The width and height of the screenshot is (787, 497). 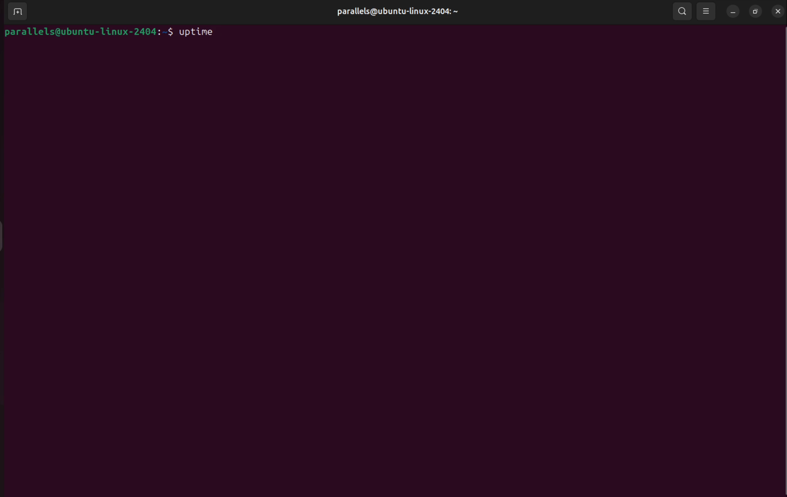 I want to click on parallels@ubuntu-linux-2404:-$, so click(x=88, y=35).